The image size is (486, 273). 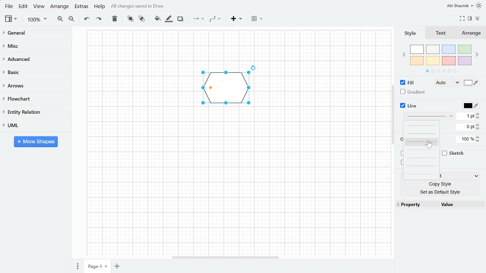 What do you see at coordinates (142, 19) in the screenshot?
I see `To back` at bounding box center [142, 19].